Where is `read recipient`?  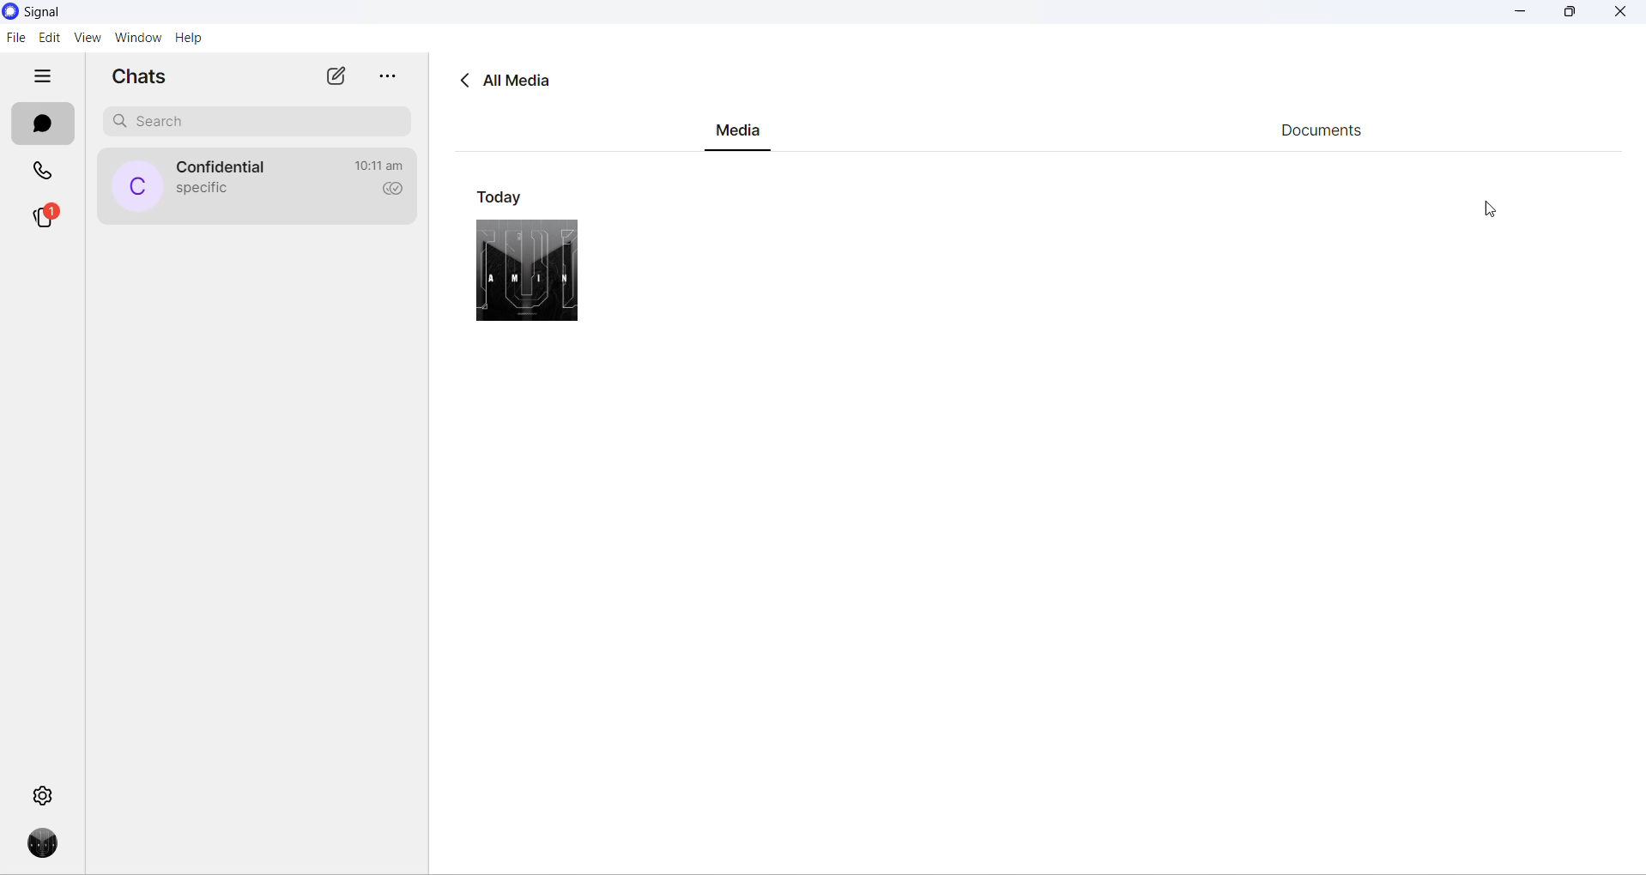
read recipient is located at coordinates (390, 195).